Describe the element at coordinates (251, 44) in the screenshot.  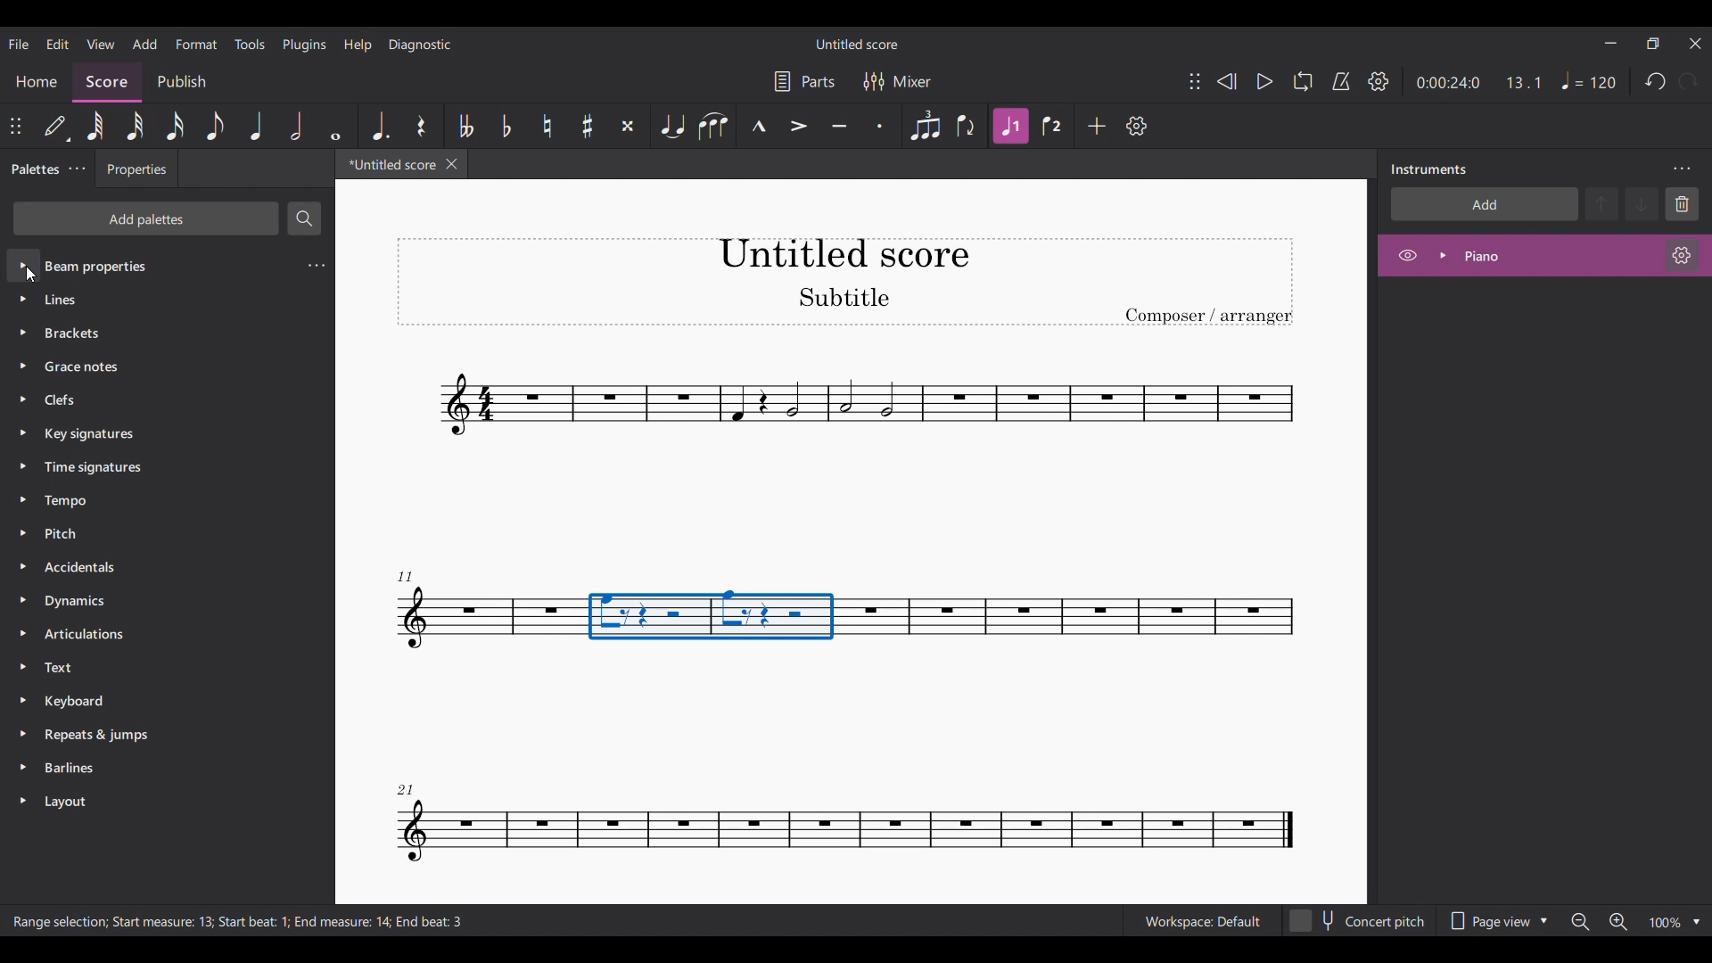
I see `Tools menu` at that location.